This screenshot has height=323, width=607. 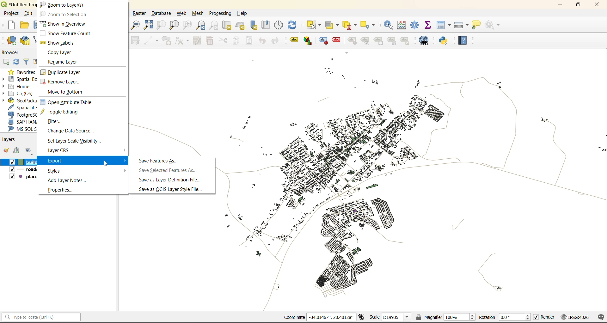 I want to click on cut, so click(x=223, y=40).